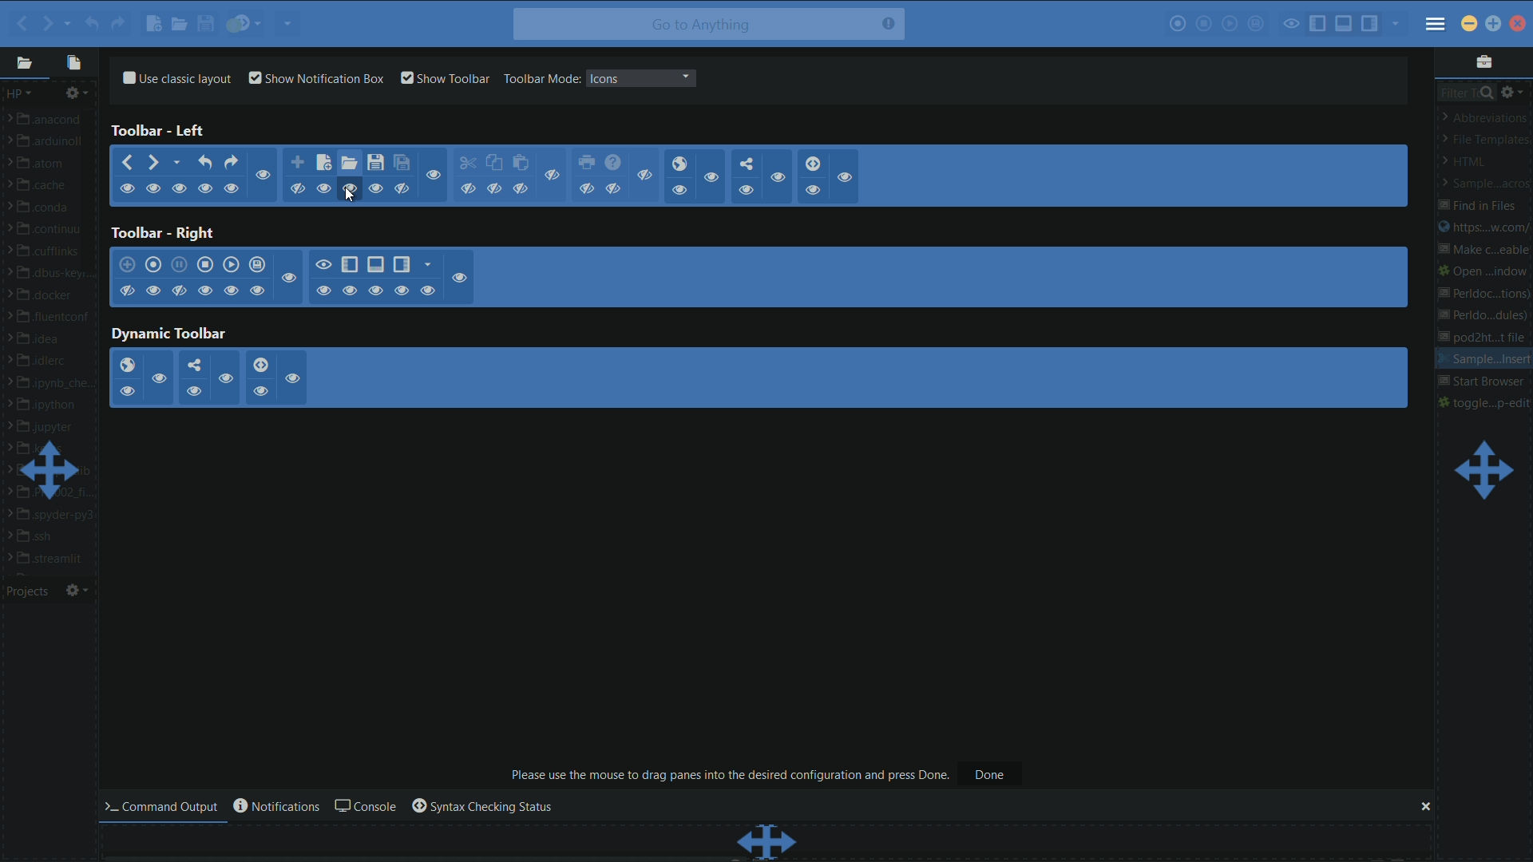  Describe the element at coordinates (165, 806) in the screenshot. I see `command output` at that location.